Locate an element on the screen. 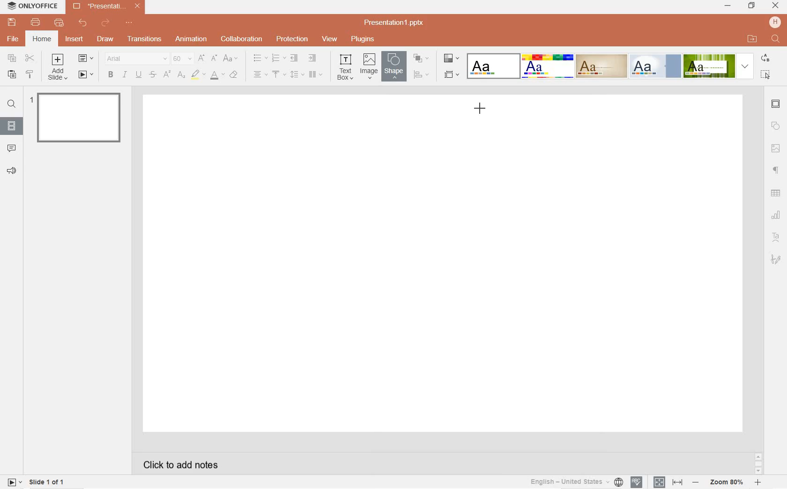 The width and height of the screenshot is (787, 489). feedback & support is located at coordinates (11, 171).